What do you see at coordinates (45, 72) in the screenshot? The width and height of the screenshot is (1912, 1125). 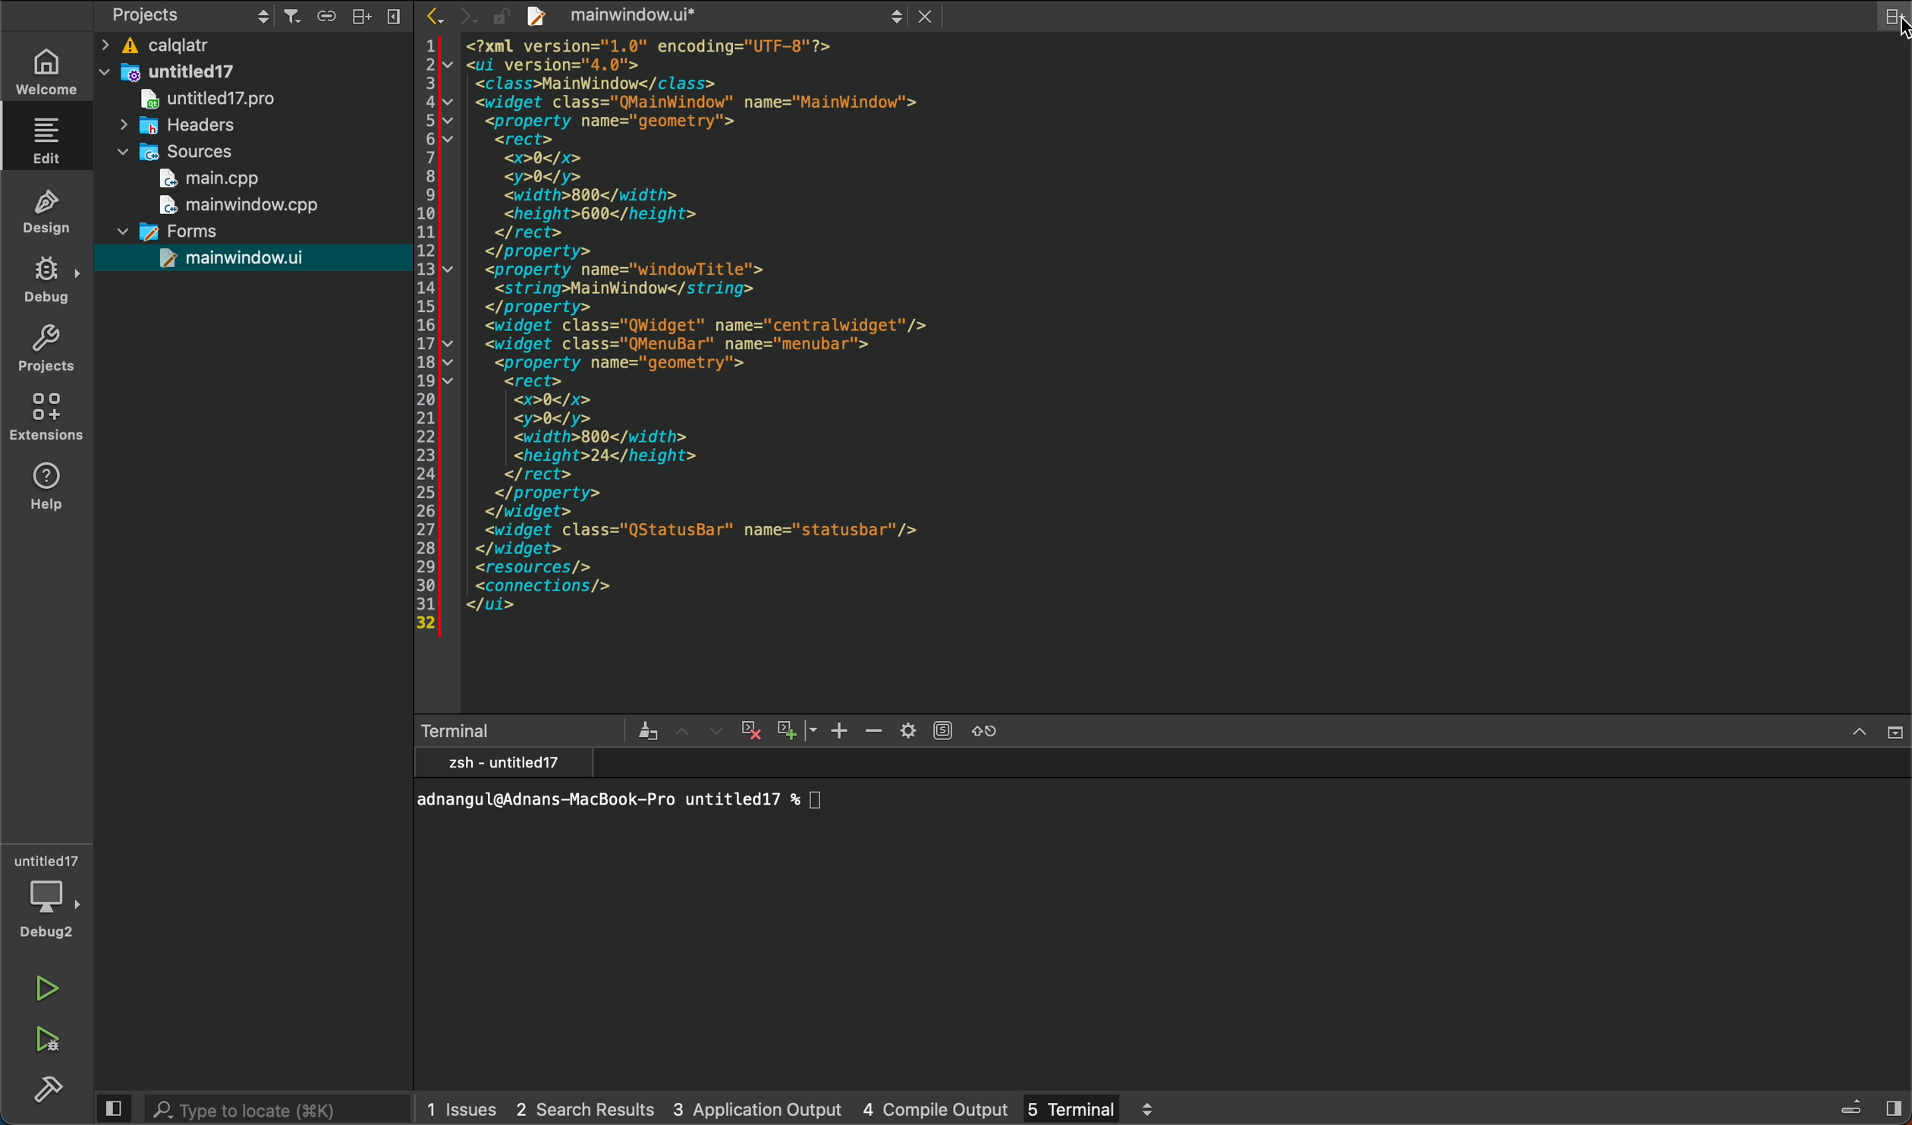 I see `welcome` at bounding box center [45, 72].